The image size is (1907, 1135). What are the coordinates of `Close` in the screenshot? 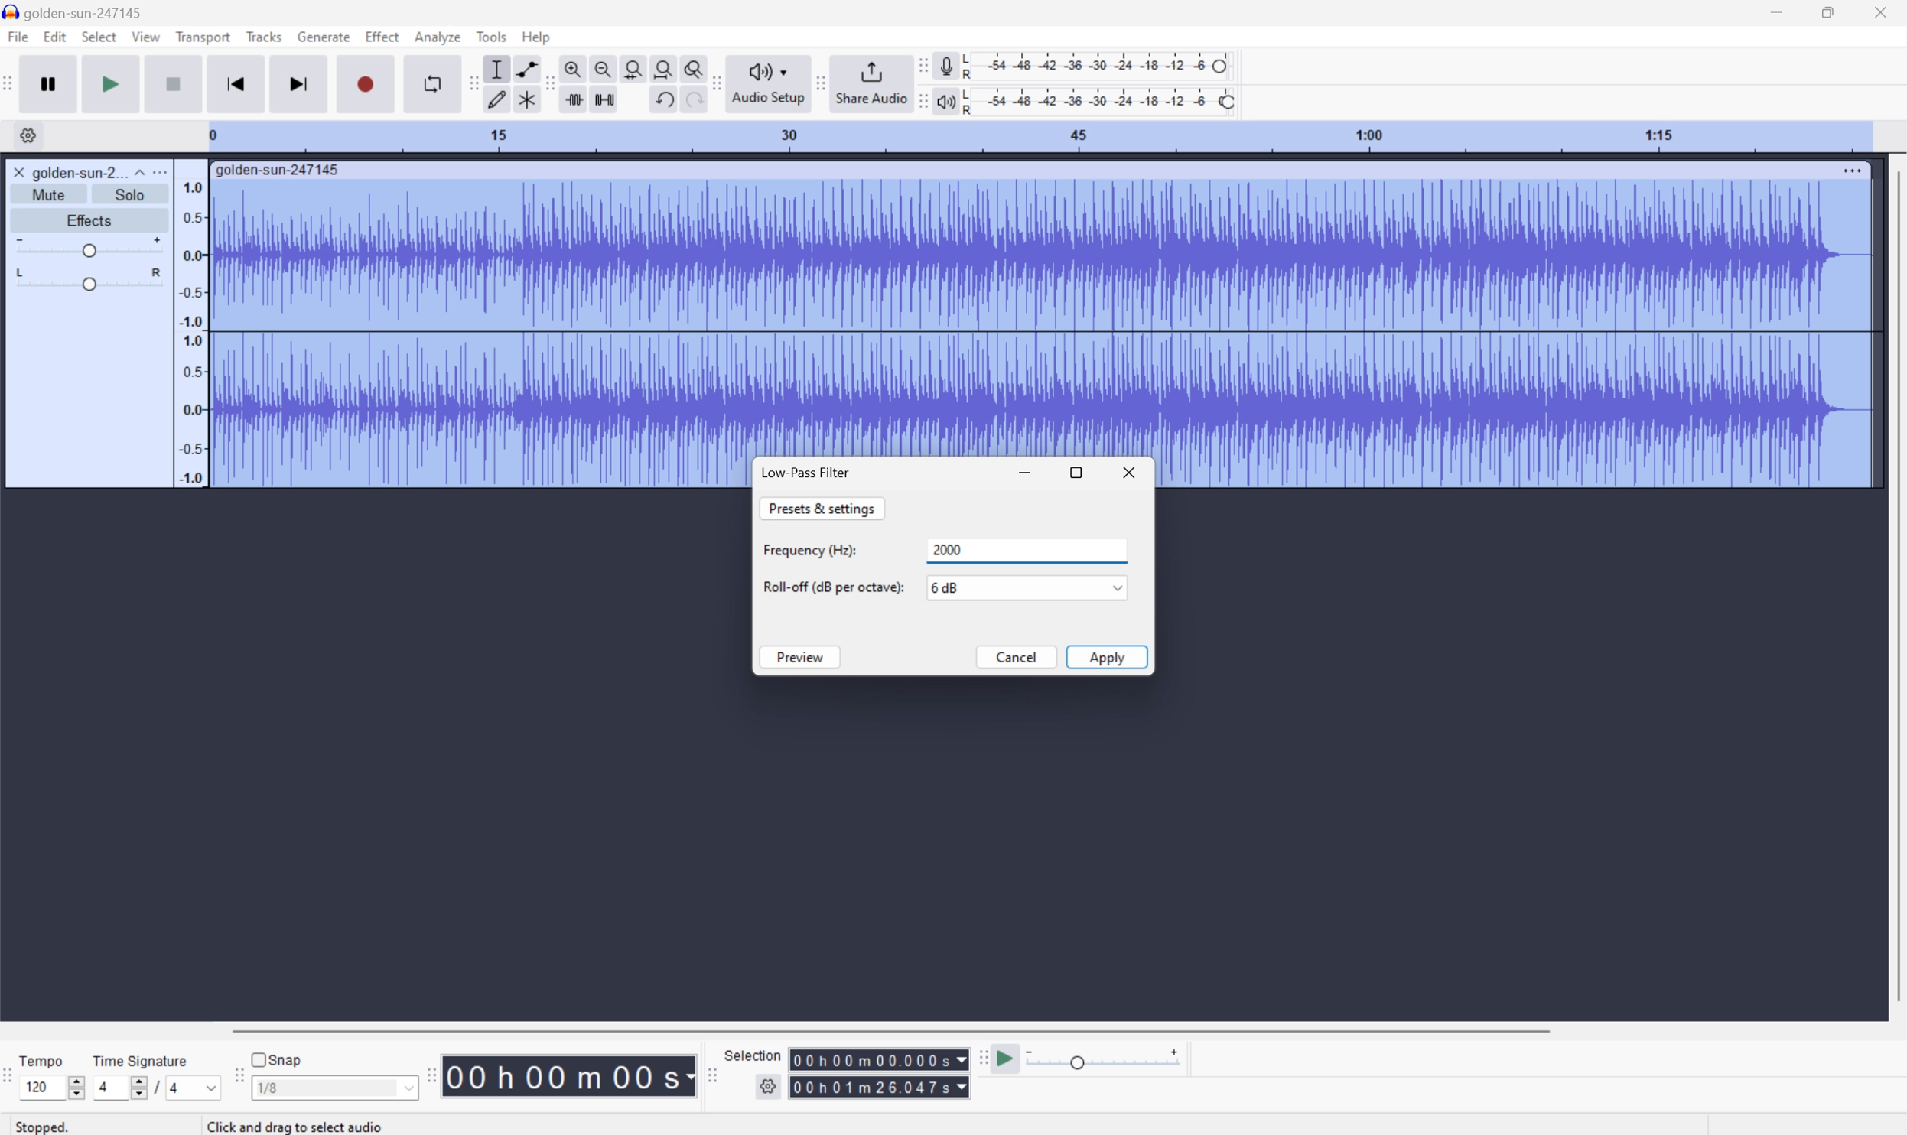 It's located at (18, 172).